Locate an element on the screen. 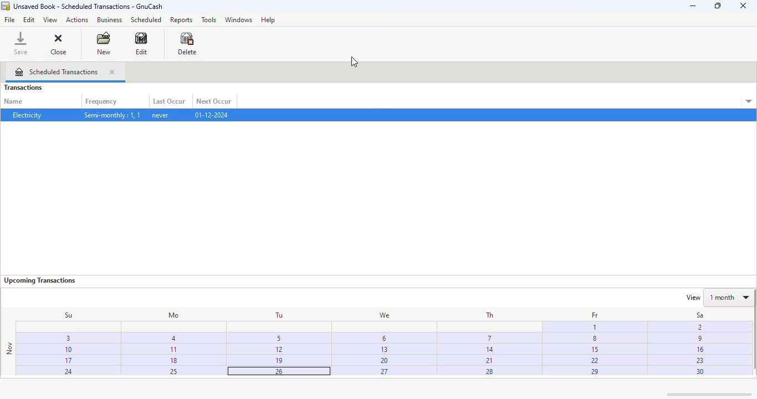 The height and width of the screenshot is (399, 757). 19 is located at coordinates (280, 361).